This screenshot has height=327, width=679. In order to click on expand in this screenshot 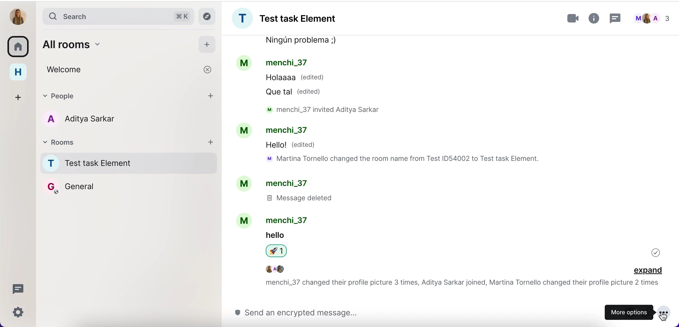, I will do `click(648, 270)`.